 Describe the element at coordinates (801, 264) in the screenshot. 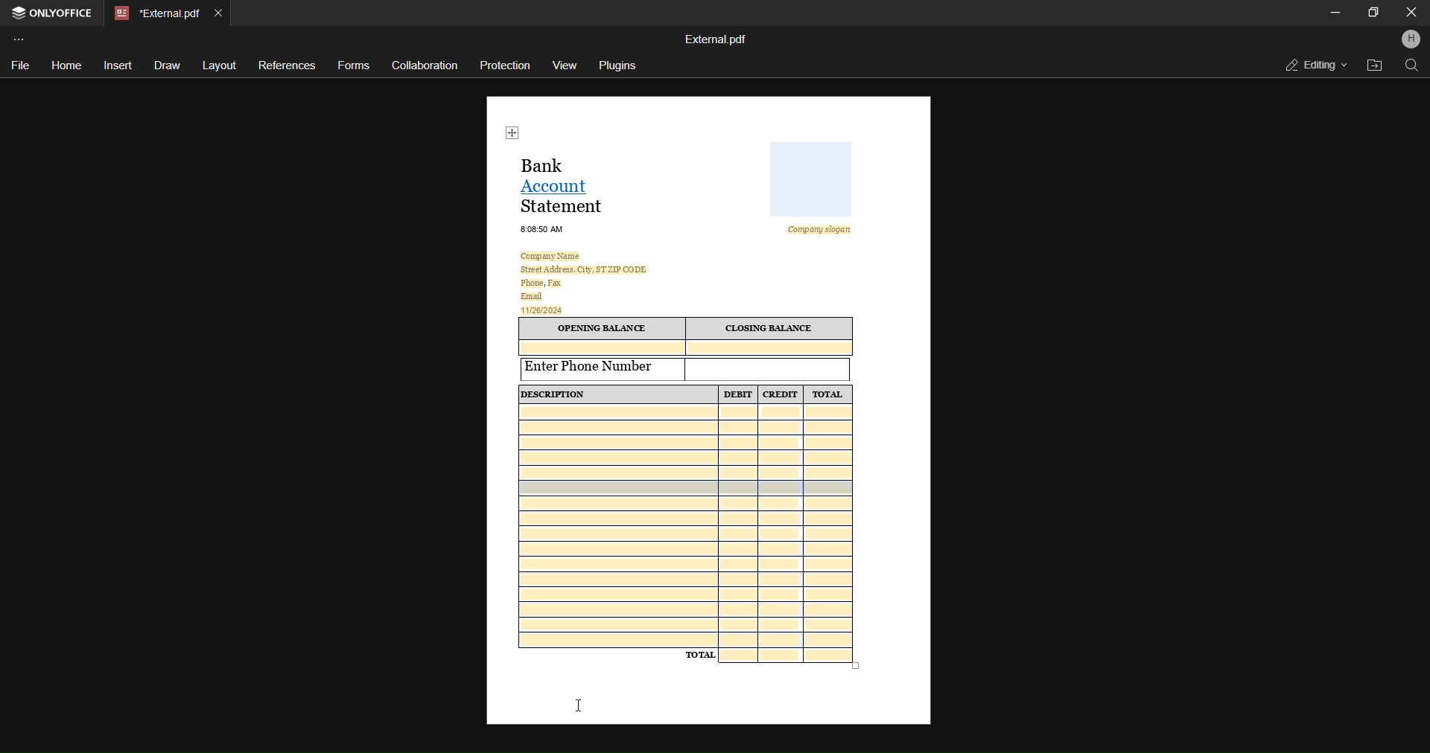

I see `` at that location.